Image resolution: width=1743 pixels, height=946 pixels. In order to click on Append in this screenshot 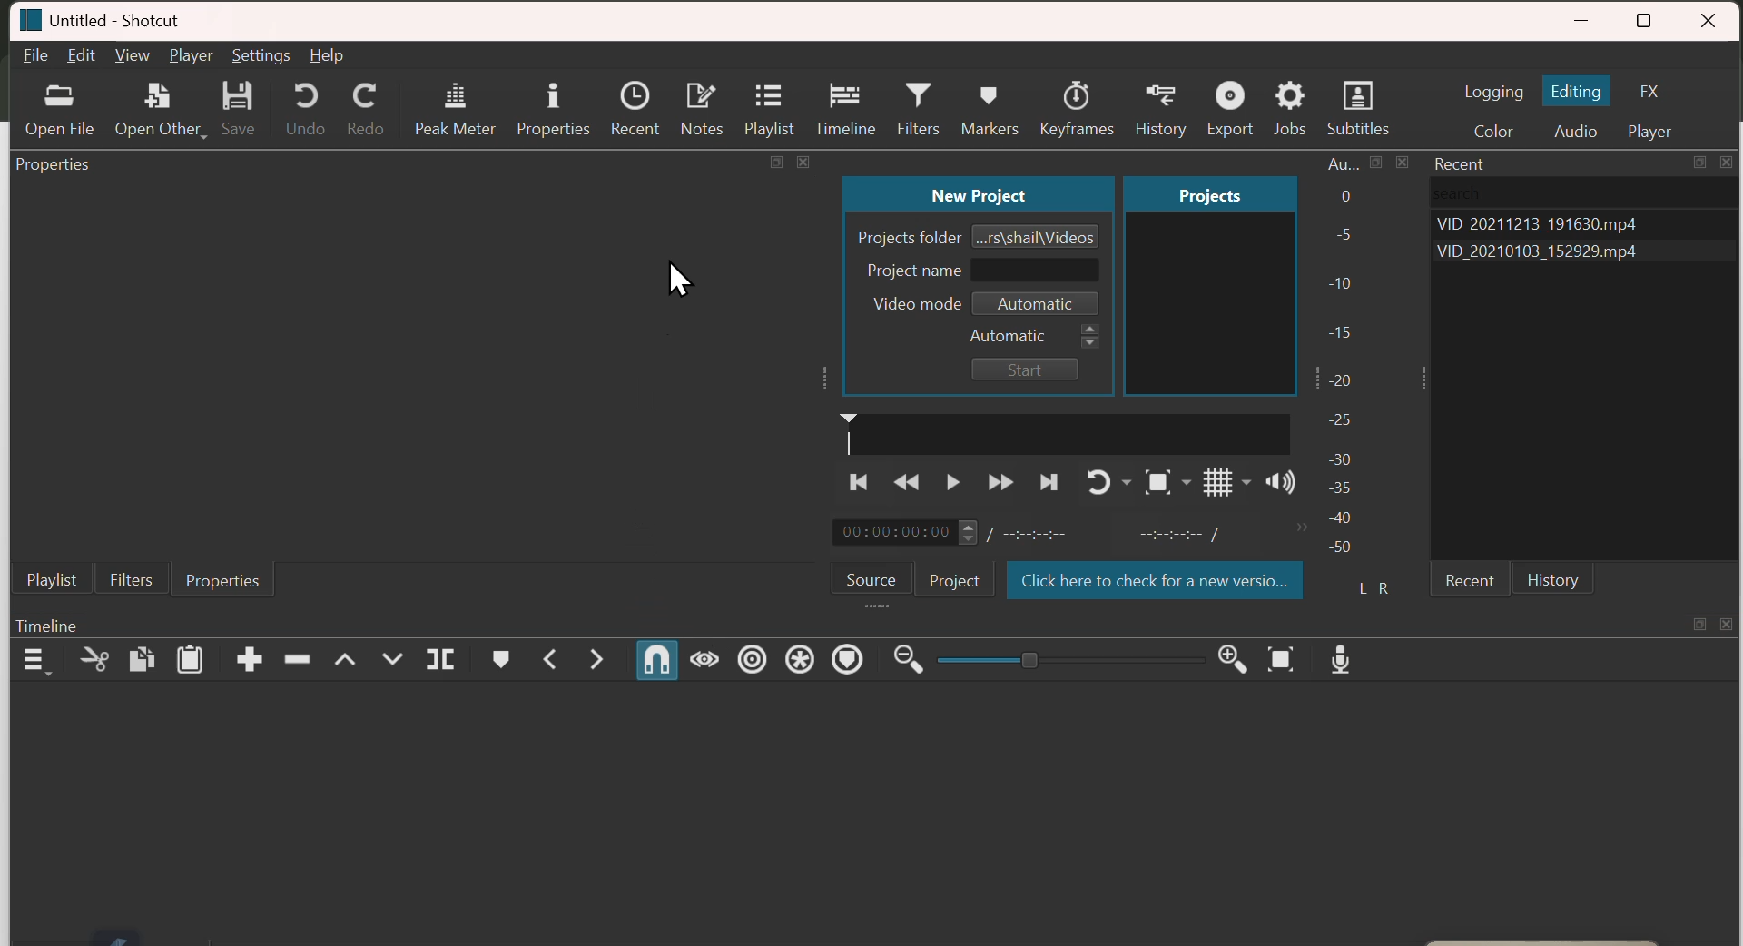, I will do `click(250, 659)`.